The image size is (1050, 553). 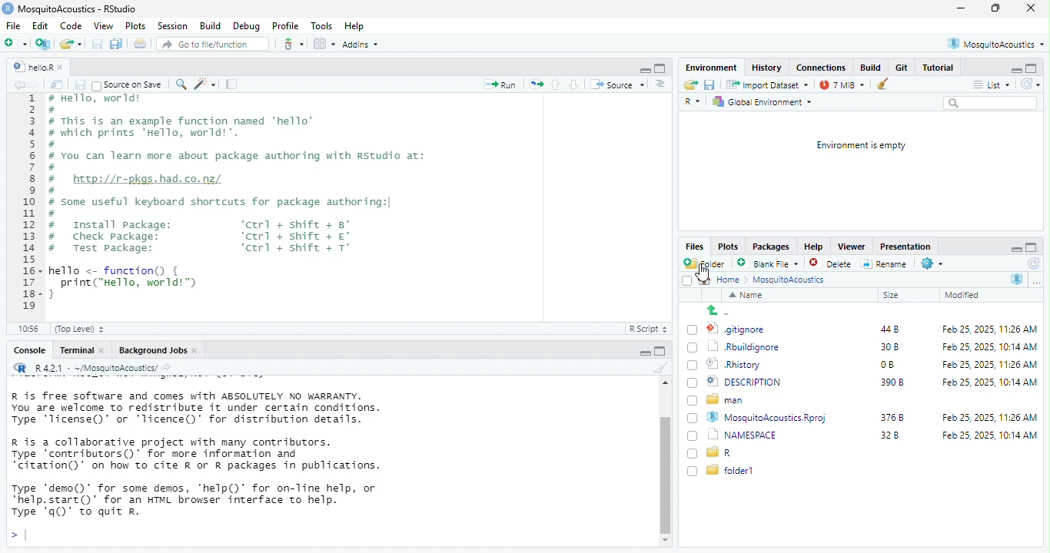 I want to click on  Rhistory, so click(x=734, y=364).